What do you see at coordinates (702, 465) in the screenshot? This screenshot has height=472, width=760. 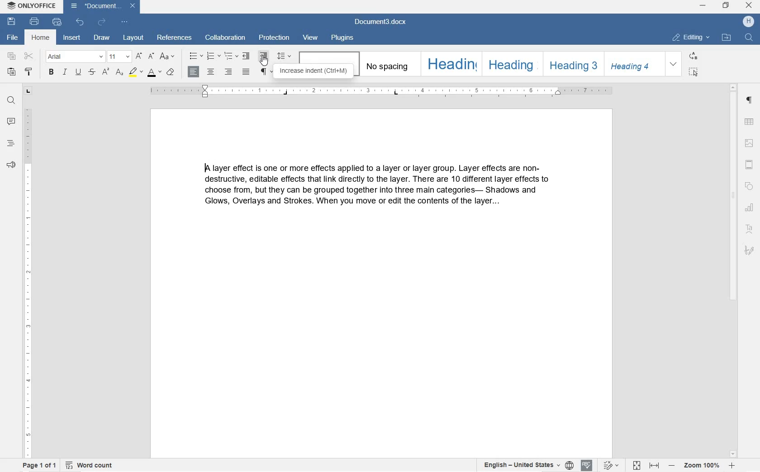 I see `ZOOM IN OR OUT` at bounding box center [702, 465].